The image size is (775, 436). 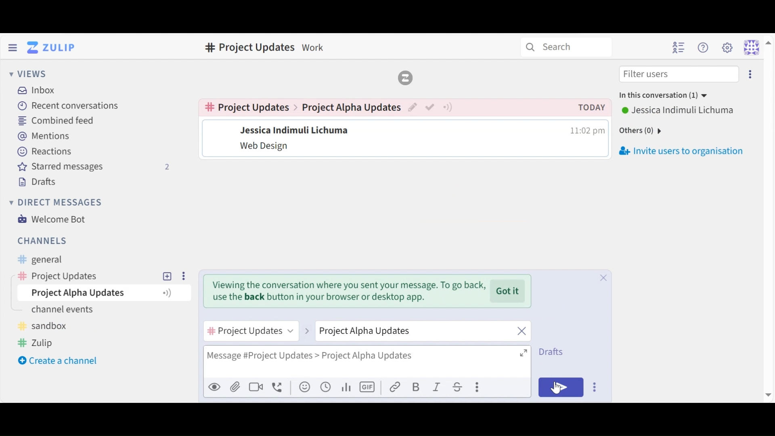 What do you see at coordinates (522, 330) in the screenshot?
I see `close` at bounding box center [522, 330].